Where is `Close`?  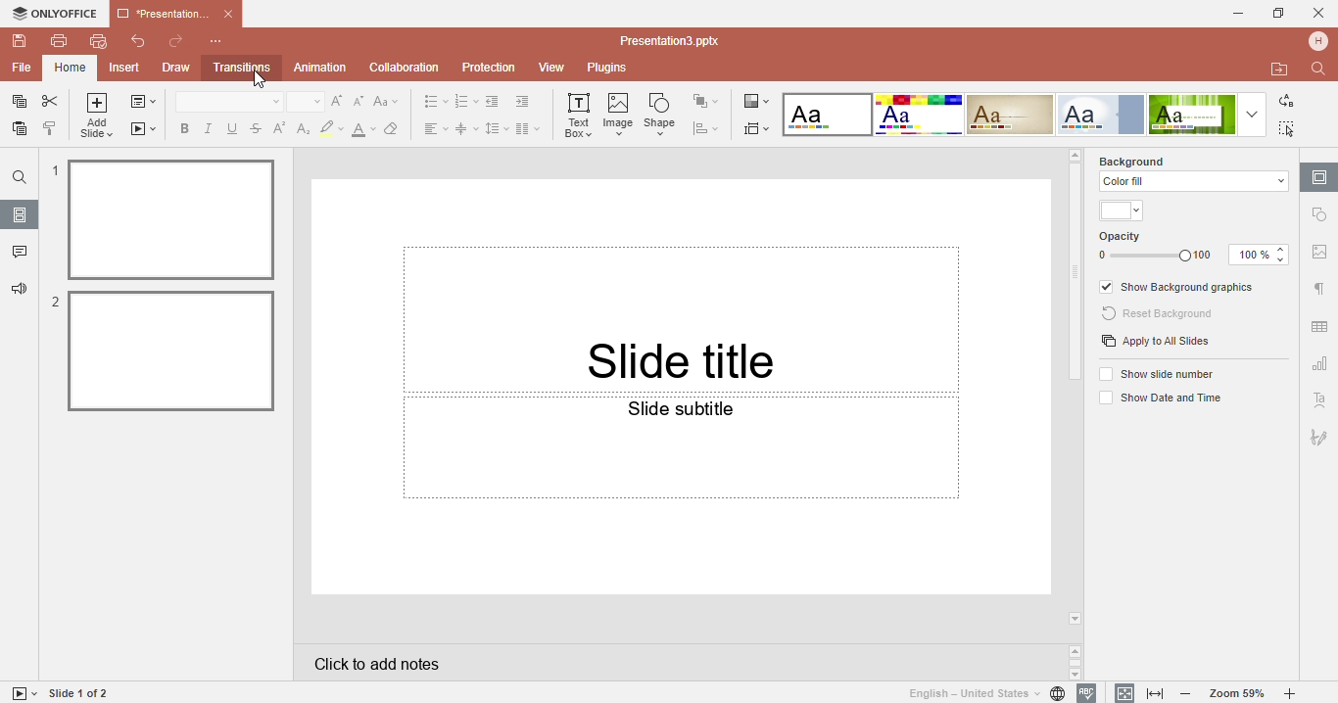
Close is located at coordinates (1319, 10).